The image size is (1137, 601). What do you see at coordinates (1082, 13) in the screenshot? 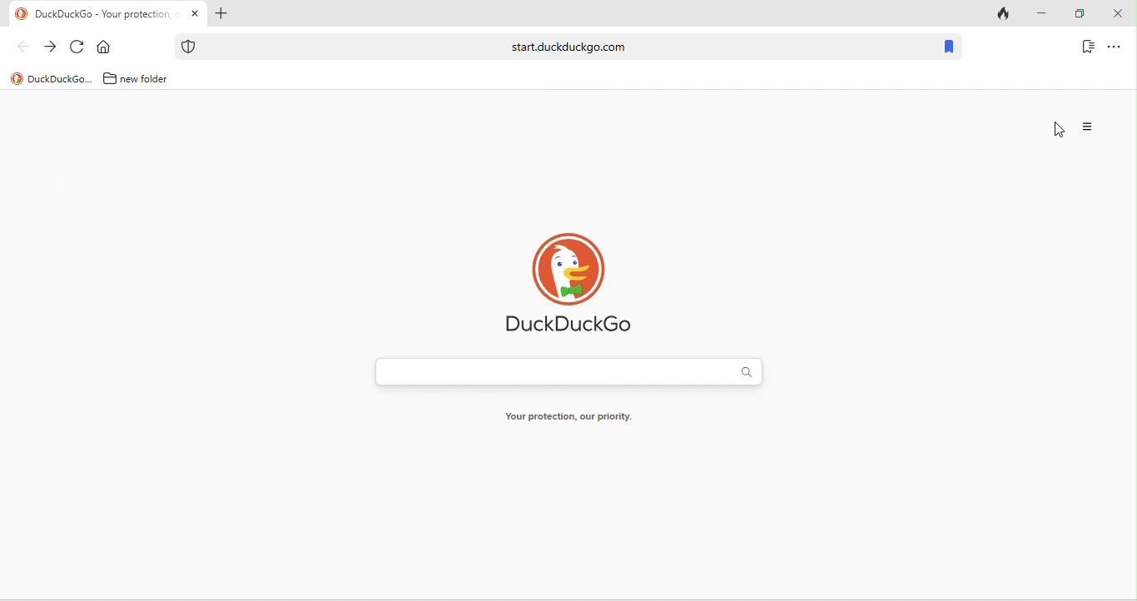
I see `maximize` at bounding box center [1082, 13].